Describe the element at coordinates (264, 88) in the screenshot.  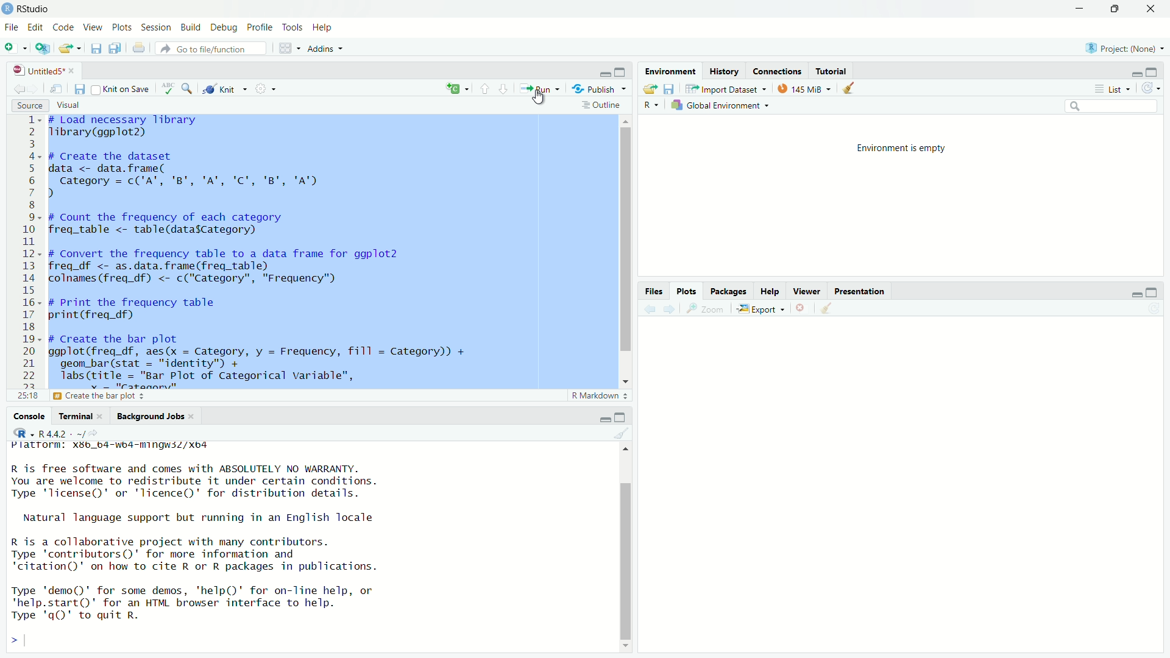
I see `settings` at that location.